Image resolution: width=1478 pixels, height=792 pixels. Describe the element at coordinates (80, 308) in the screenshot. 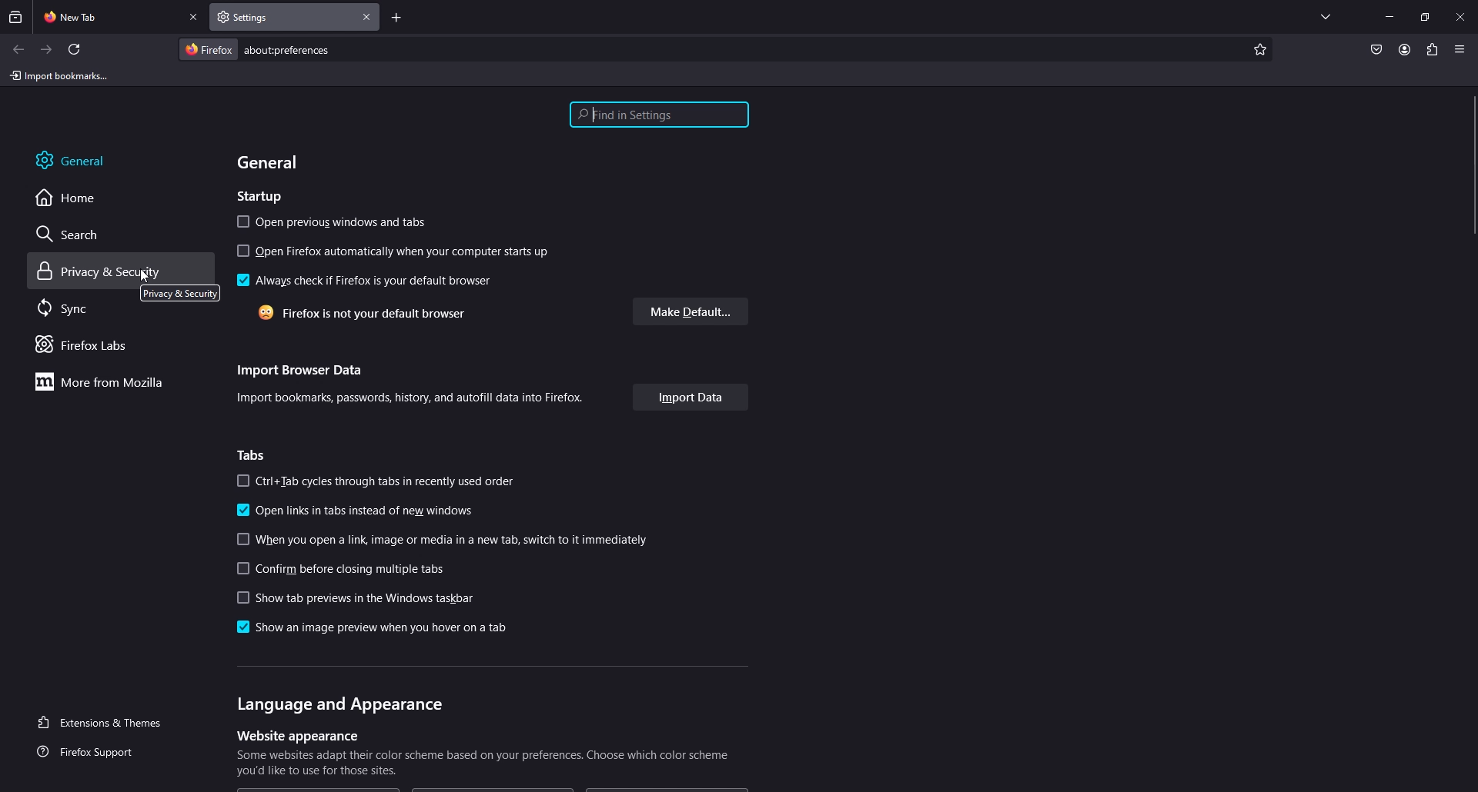

I see `sync` at that location.